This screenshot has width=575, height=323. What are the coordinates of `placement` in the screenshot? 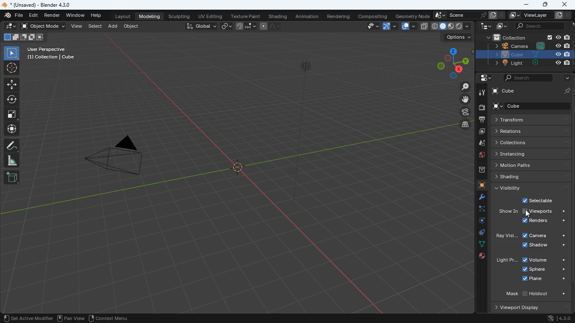 It's located at (452, 26).